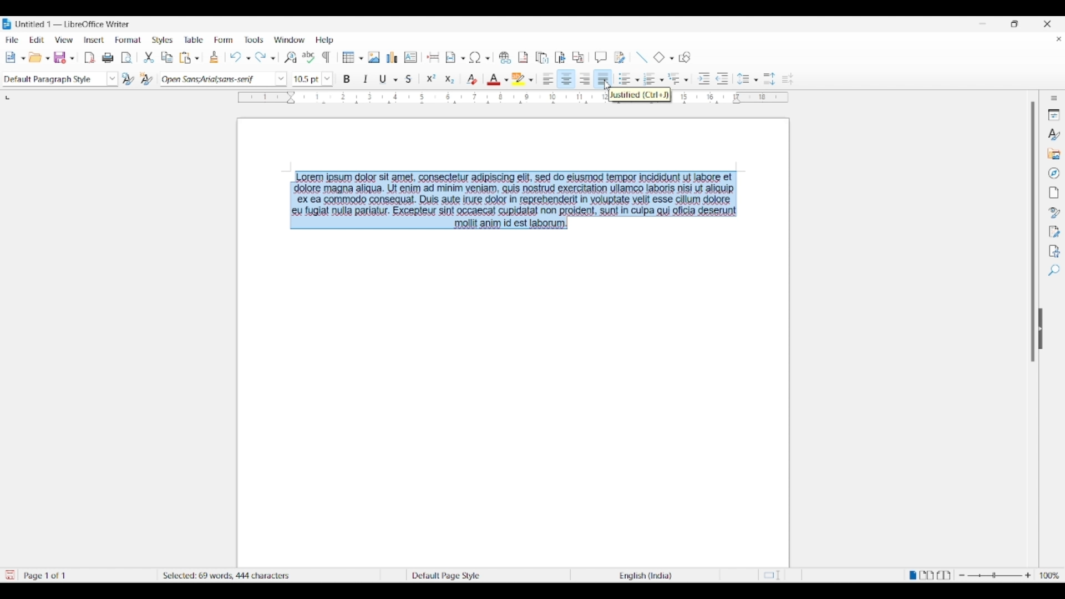  I want to click on Close interface, so click(1047, 24).